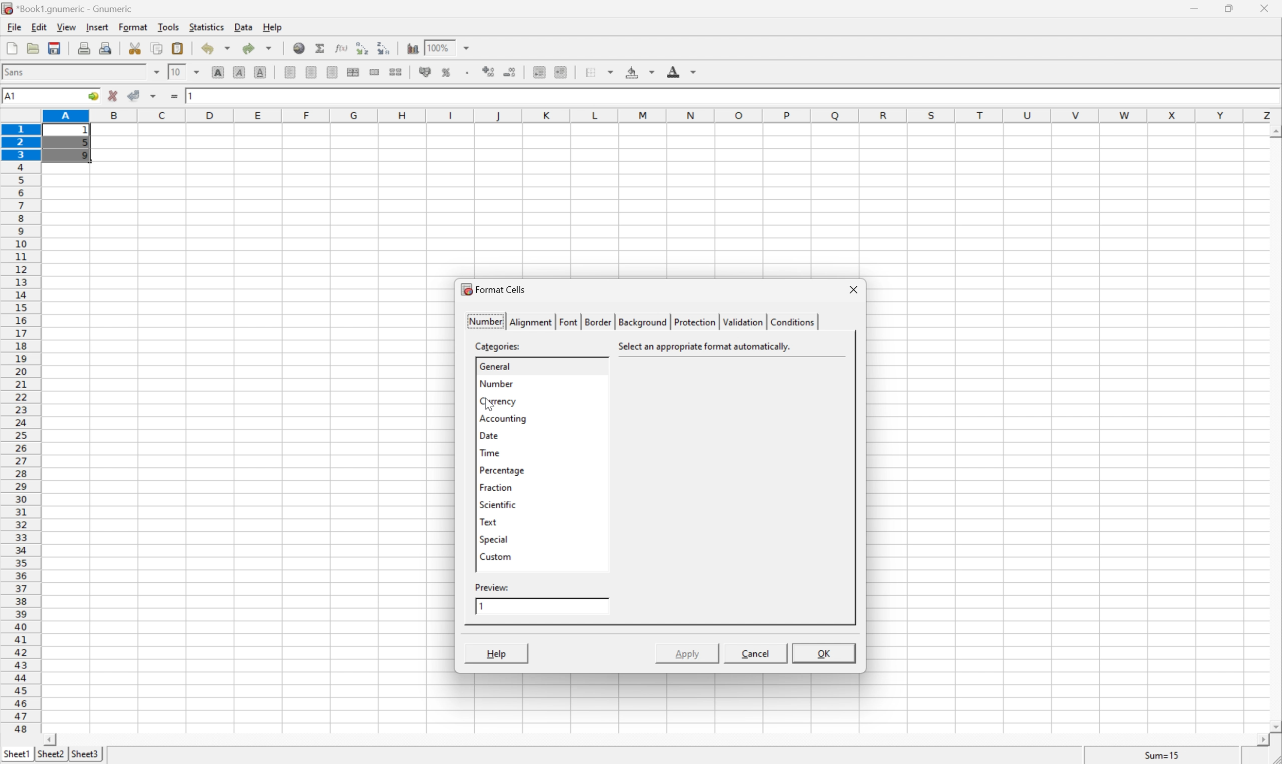 The width and height of the screenshot is (1282, 764). I want to click on merge a range of cells, so click(377, 72).